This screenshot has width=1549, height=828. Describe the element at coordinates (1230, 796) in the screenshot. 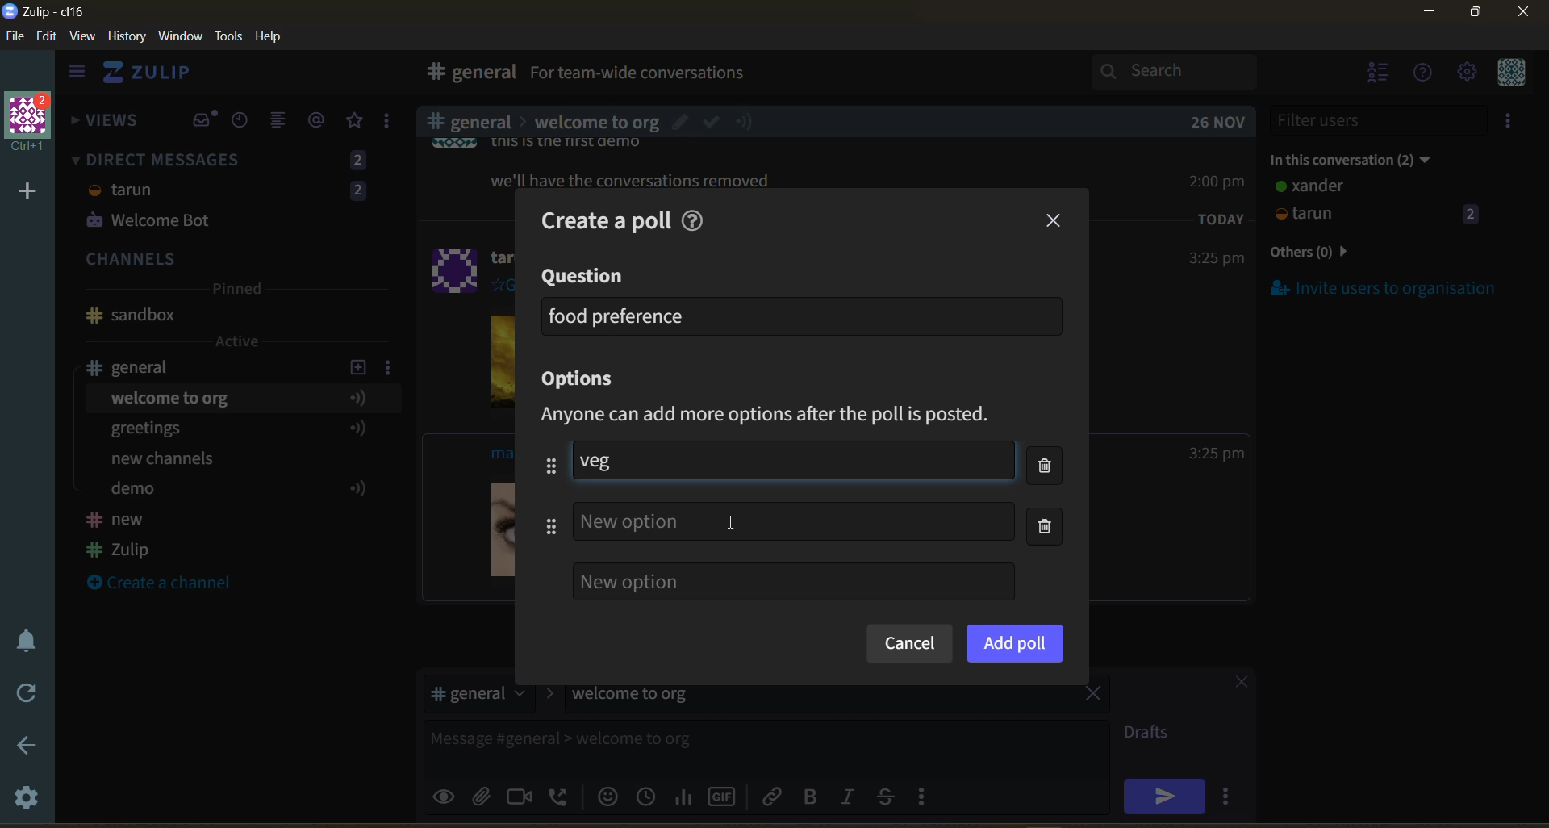

I see `send options` at that location.